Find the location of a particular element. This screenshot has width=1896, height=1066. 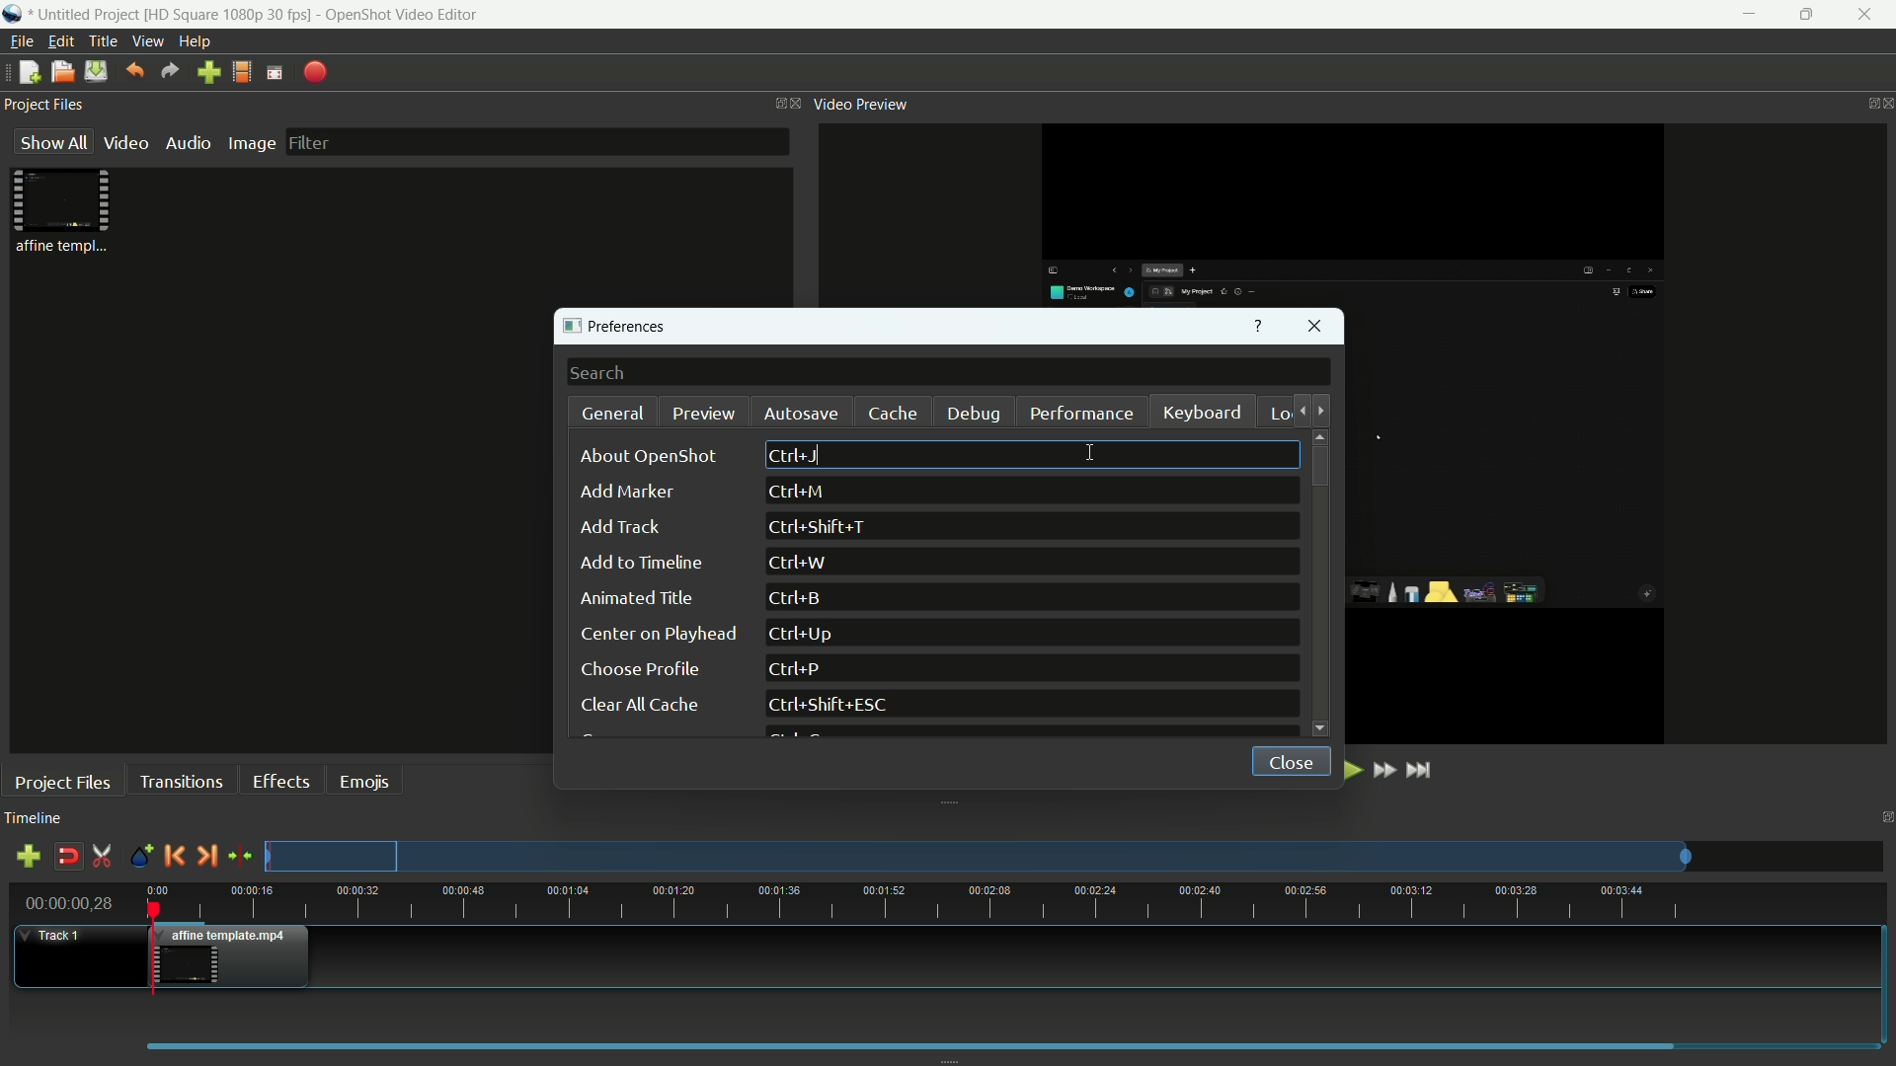

help menu is located at coordinates (197, 42).